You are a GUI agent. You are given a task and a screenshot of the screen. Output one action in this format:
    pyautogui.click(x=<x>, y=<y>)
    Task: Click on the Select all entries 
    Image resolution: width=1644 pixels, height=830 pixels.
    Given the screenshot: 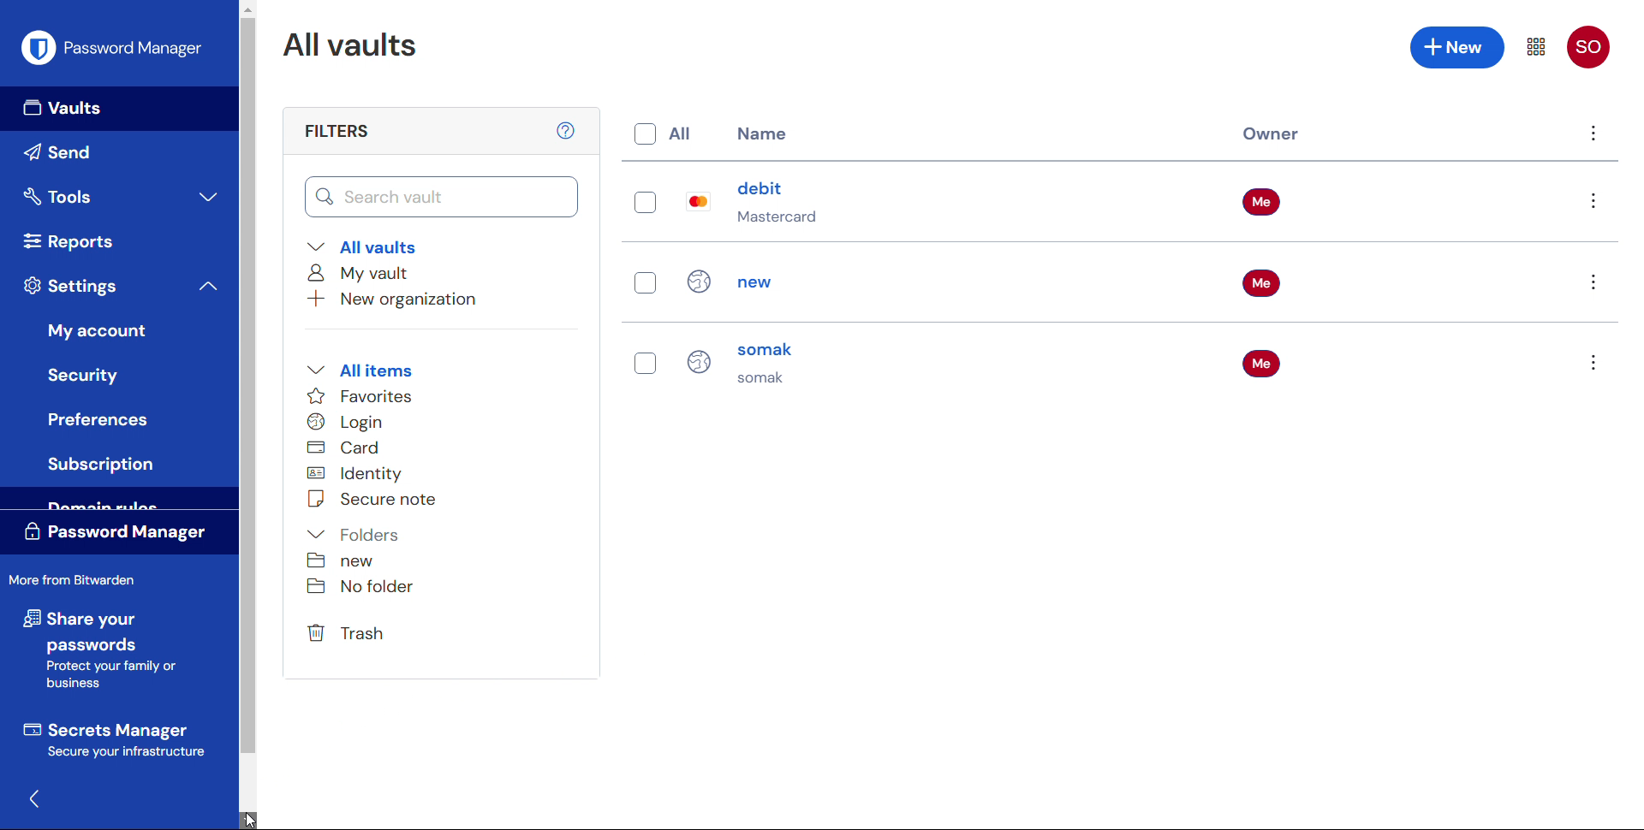 What is the action you would take?
    pyautogui.click(x=661, y=133)
    